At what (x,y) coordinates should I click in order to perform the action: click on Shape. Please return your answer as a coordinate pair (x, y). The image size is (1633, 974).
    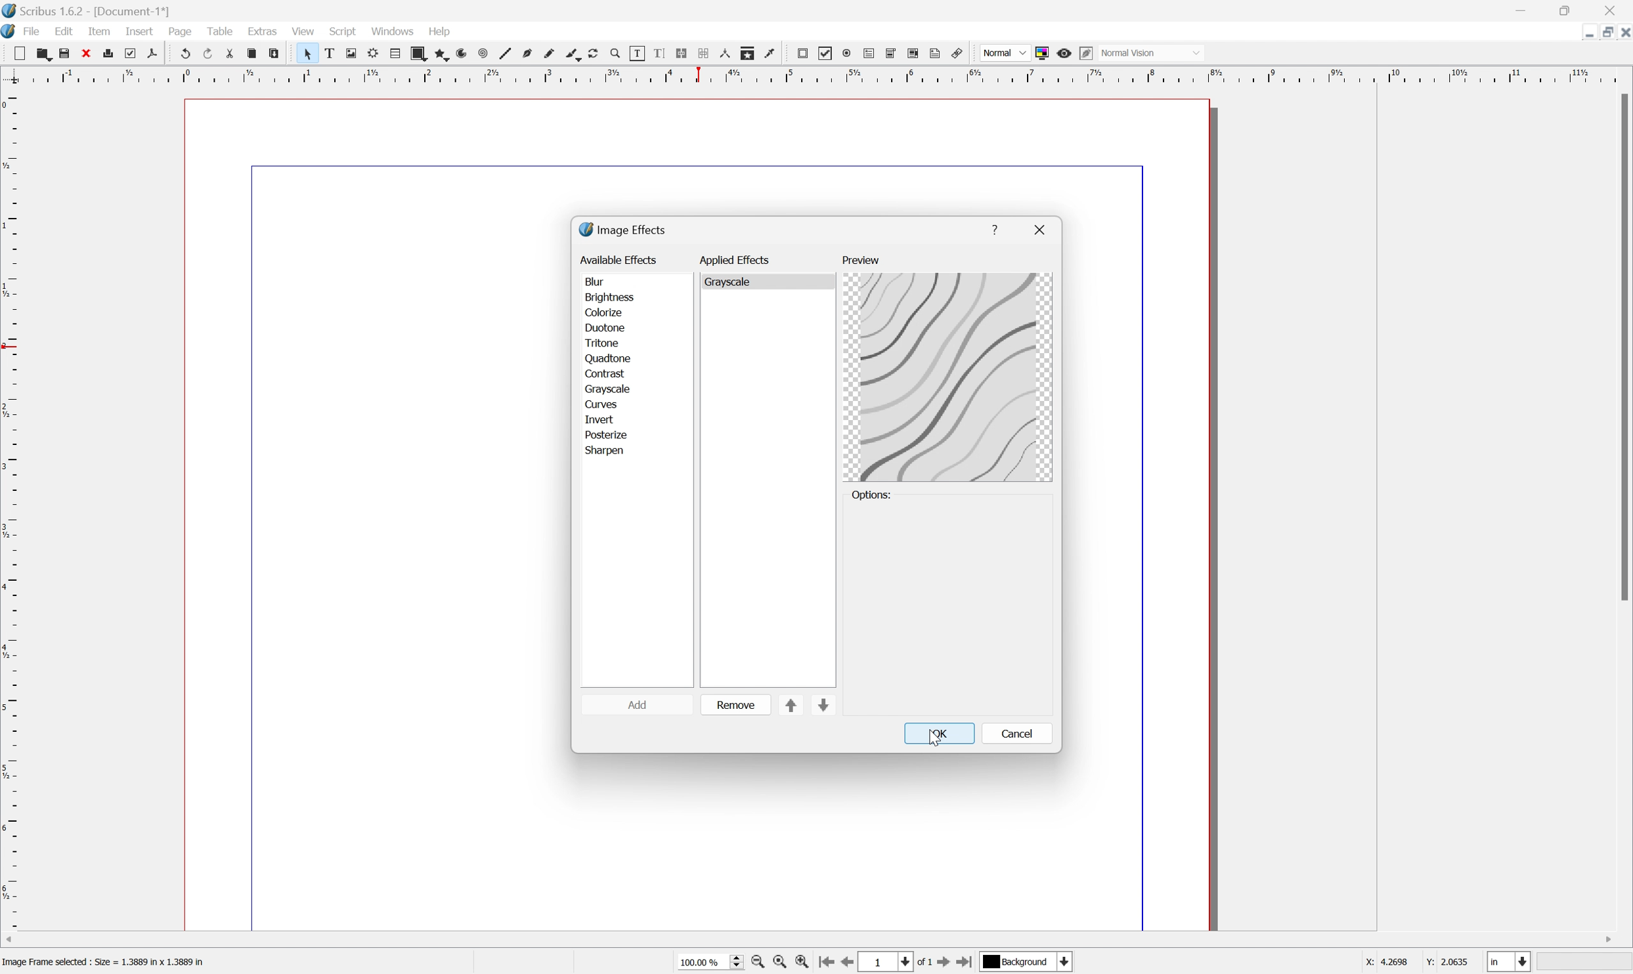
    Looking at the image, I should click on (422, 54).